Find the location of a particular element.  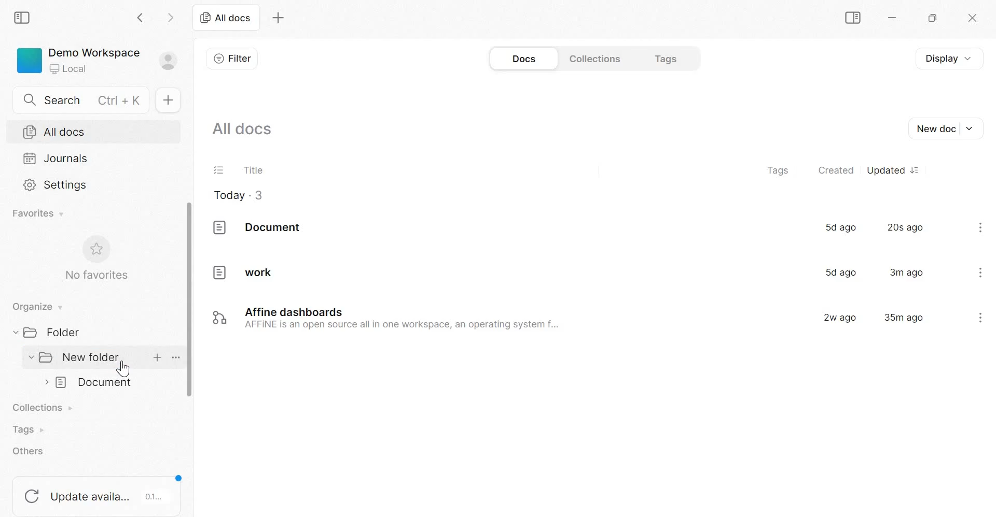

Document is located at coordinates (94, 384).